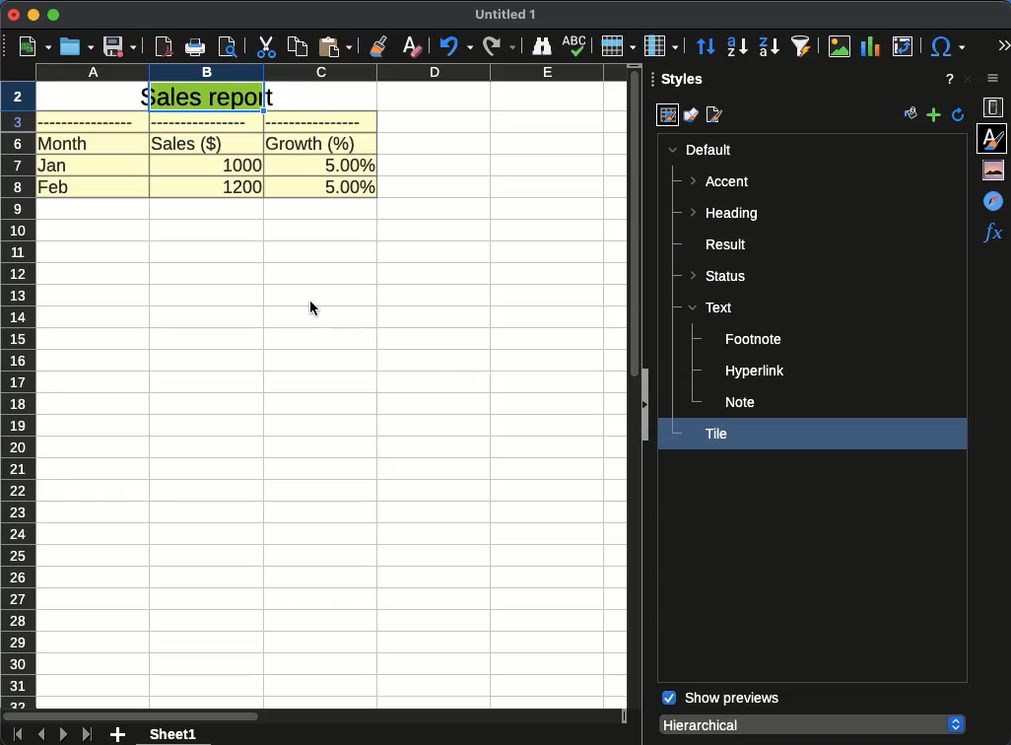 This screenshot has width=1011, height=745. What do you see at coordinates (55, 164) in the screenshot?
I see `jan` at bounding box center [55, 164].